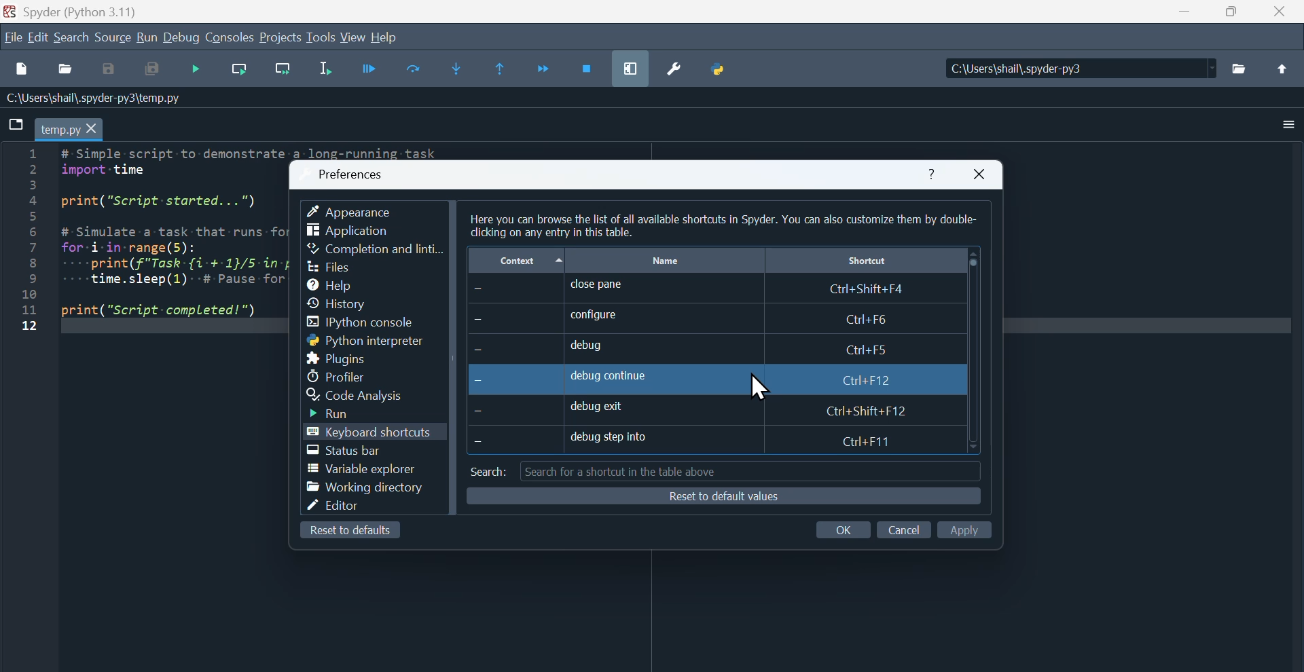 The height and width of the screenshot is (672, 1304). I want to click on help, so click(932, 170).